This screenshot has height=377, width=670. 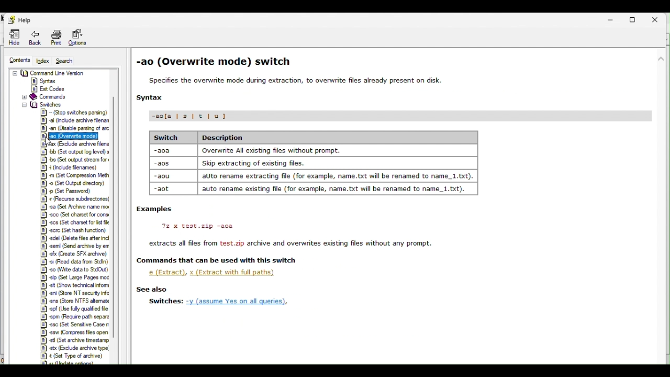 I want to click on §] +p (Set Large Pages moc, so click(x=74, y=277).